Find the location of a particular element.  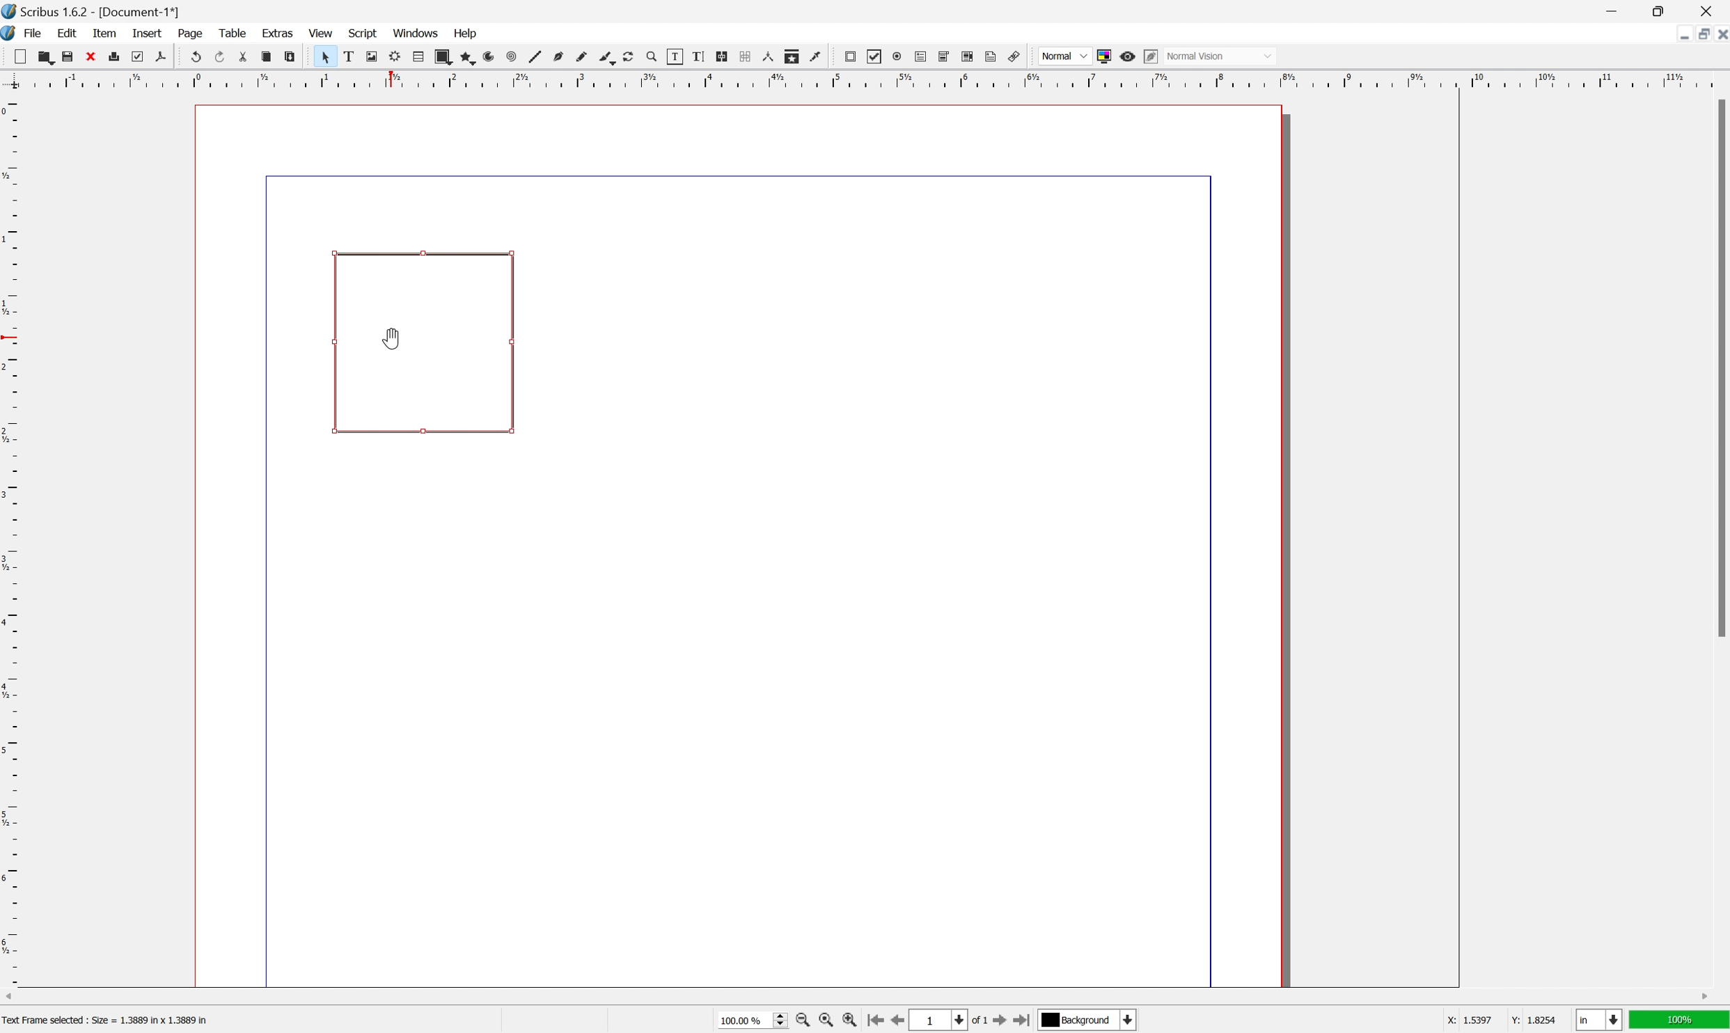

extras is located at coordinates (279, 32).